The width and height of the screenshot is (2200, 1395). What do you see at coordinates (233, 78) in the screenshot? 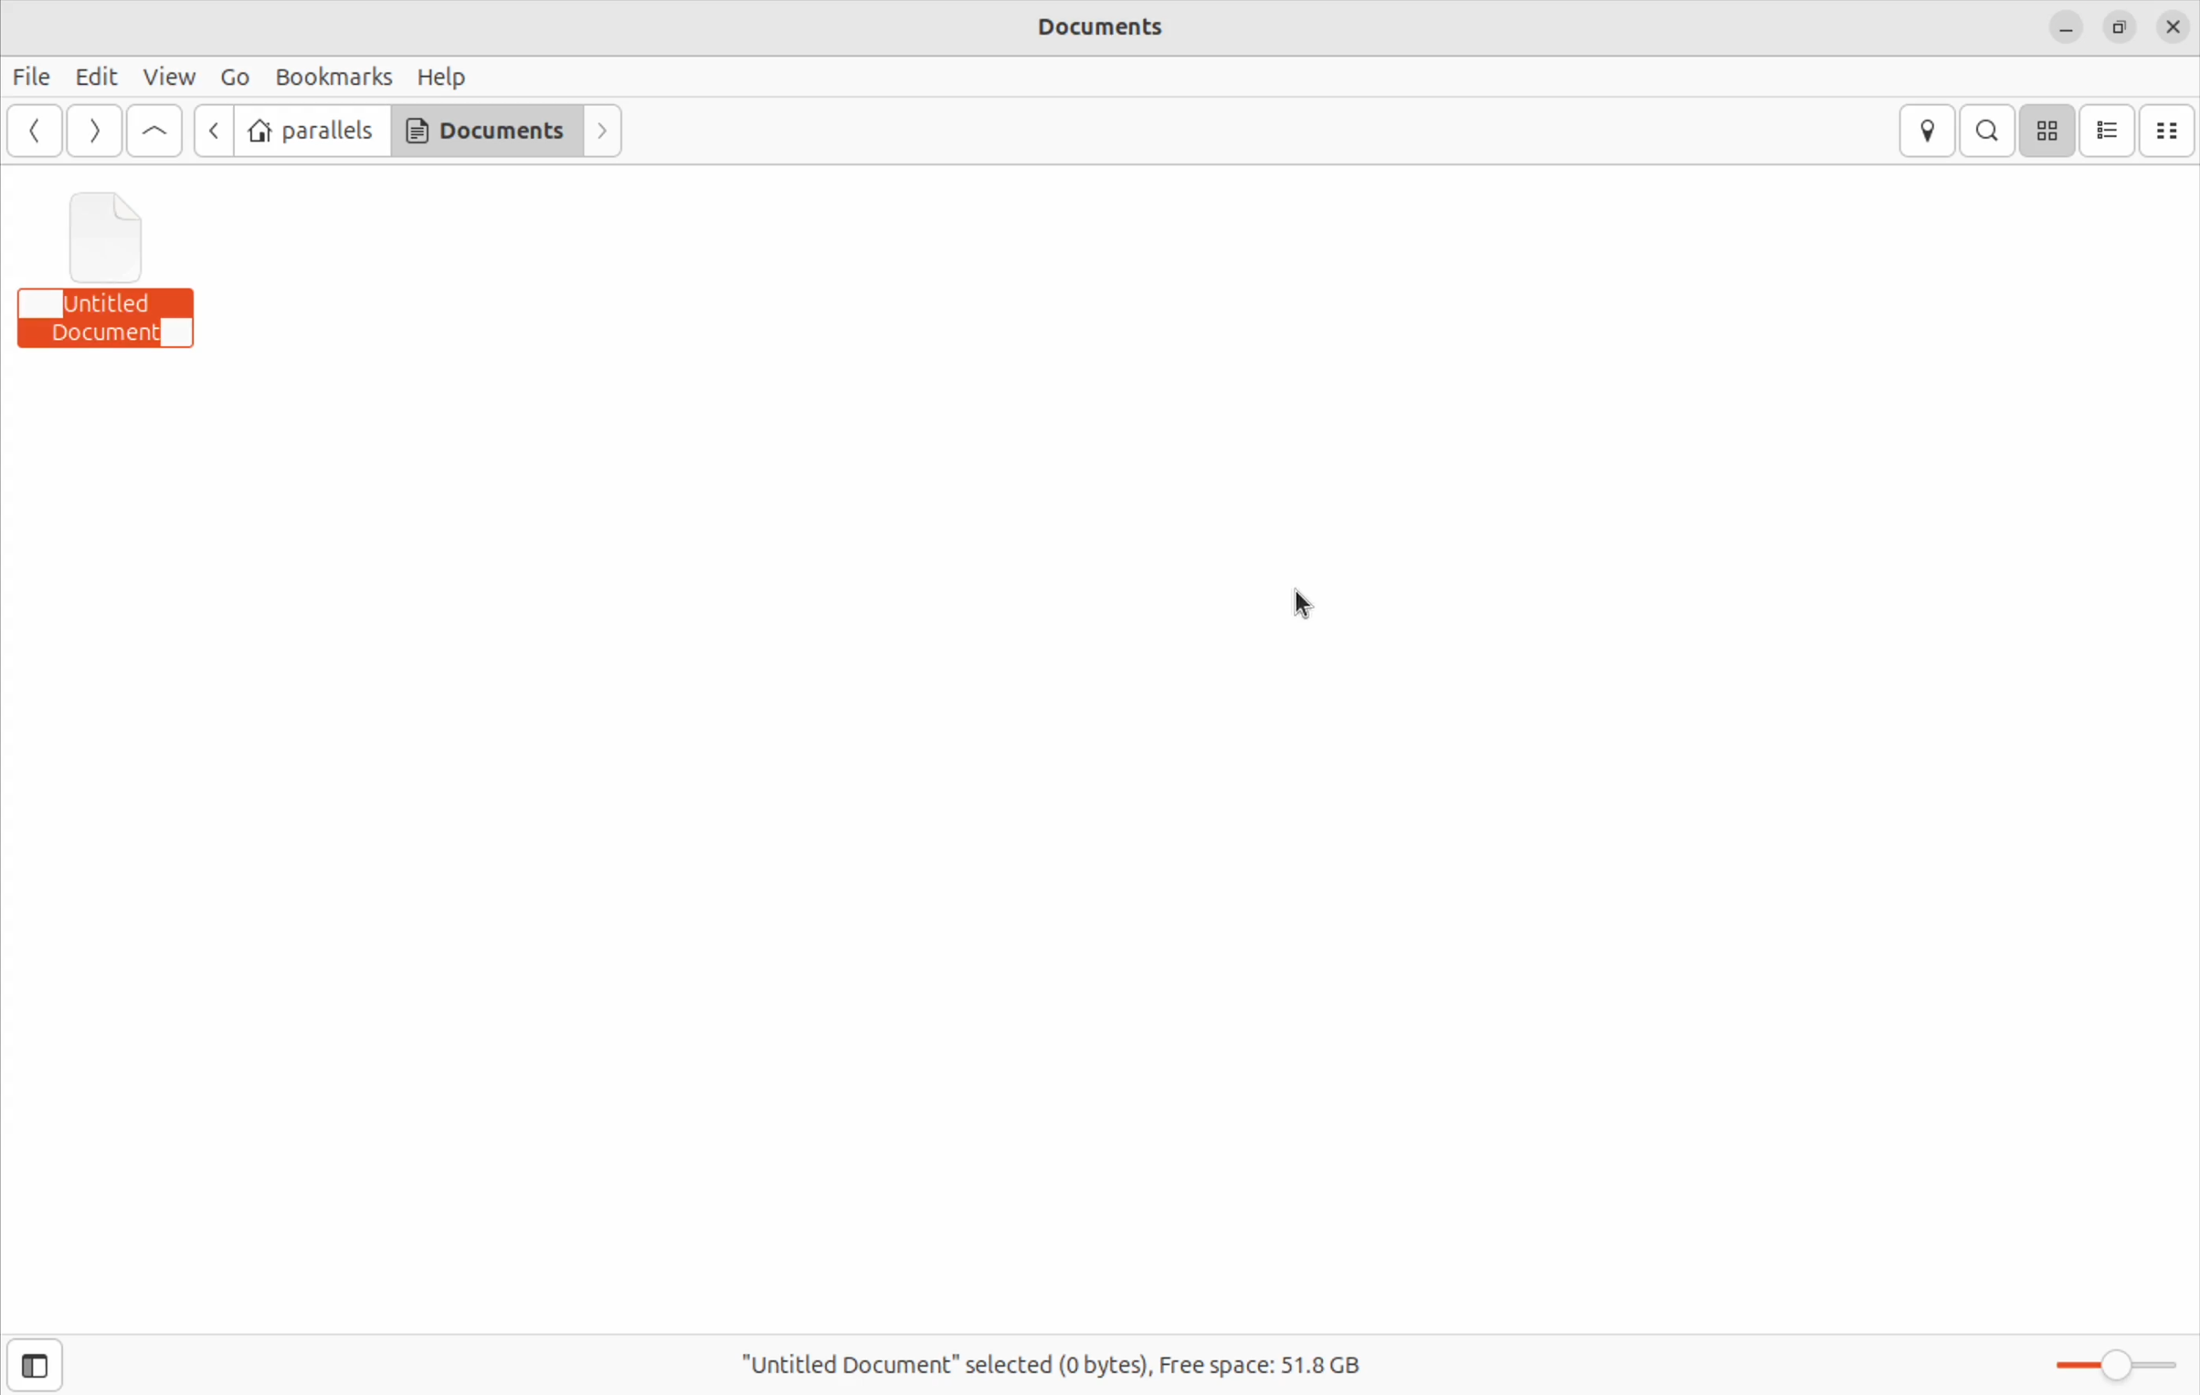
I see `Go` at bounding box center [233, 78].